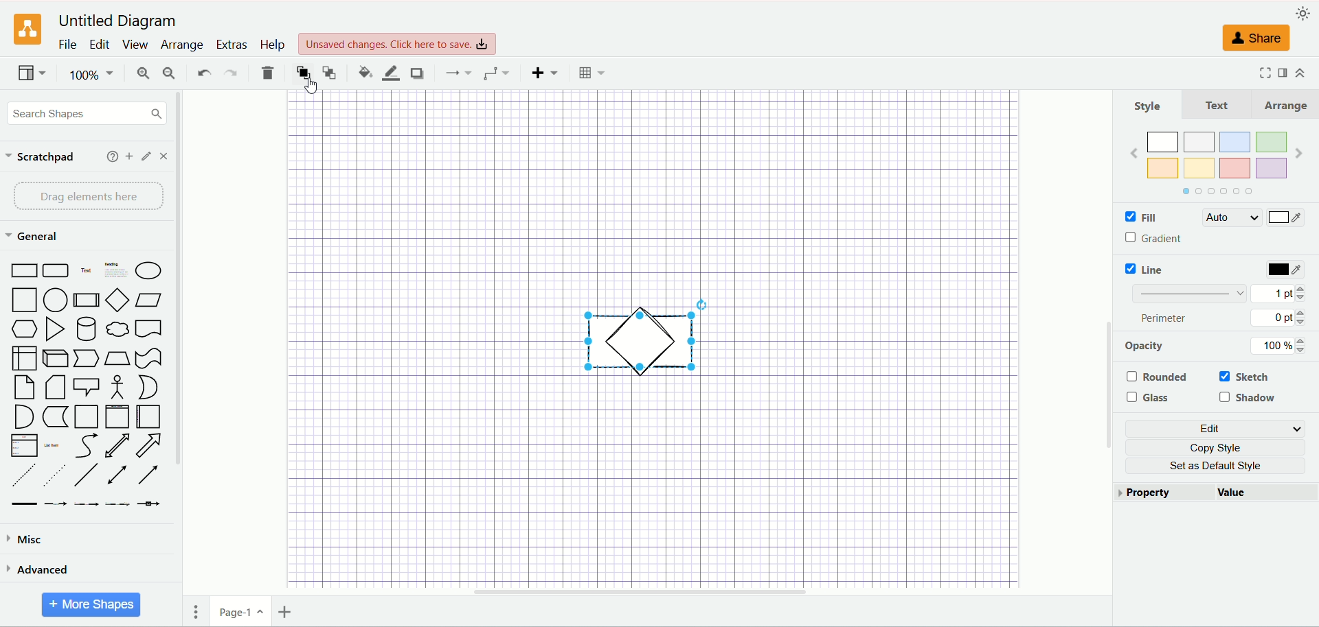  What do you see at coordinates (231, 75) in the screenshot?
I see `redo` at bounding box center [231, 75].